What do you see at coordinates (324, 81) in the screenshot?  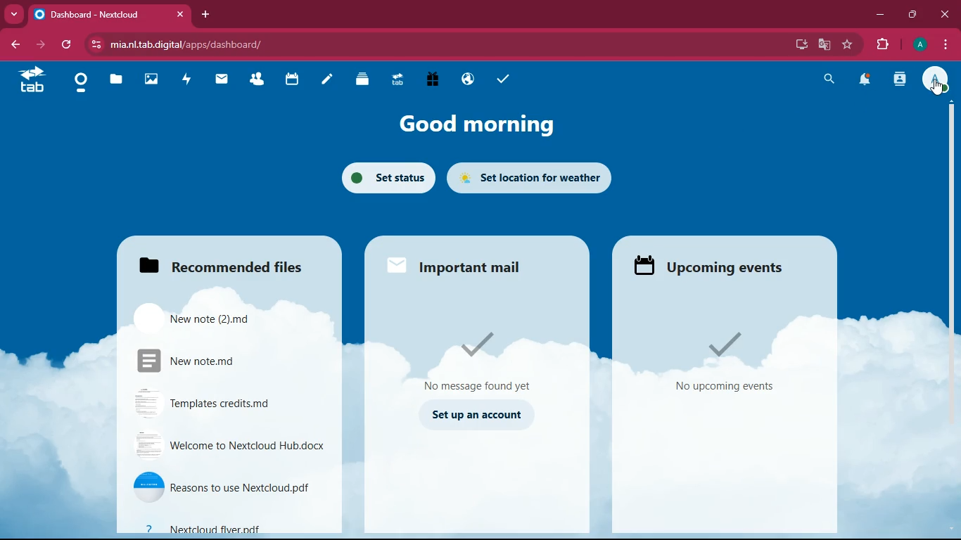 I see `notes` at bounding box center [324, 81].